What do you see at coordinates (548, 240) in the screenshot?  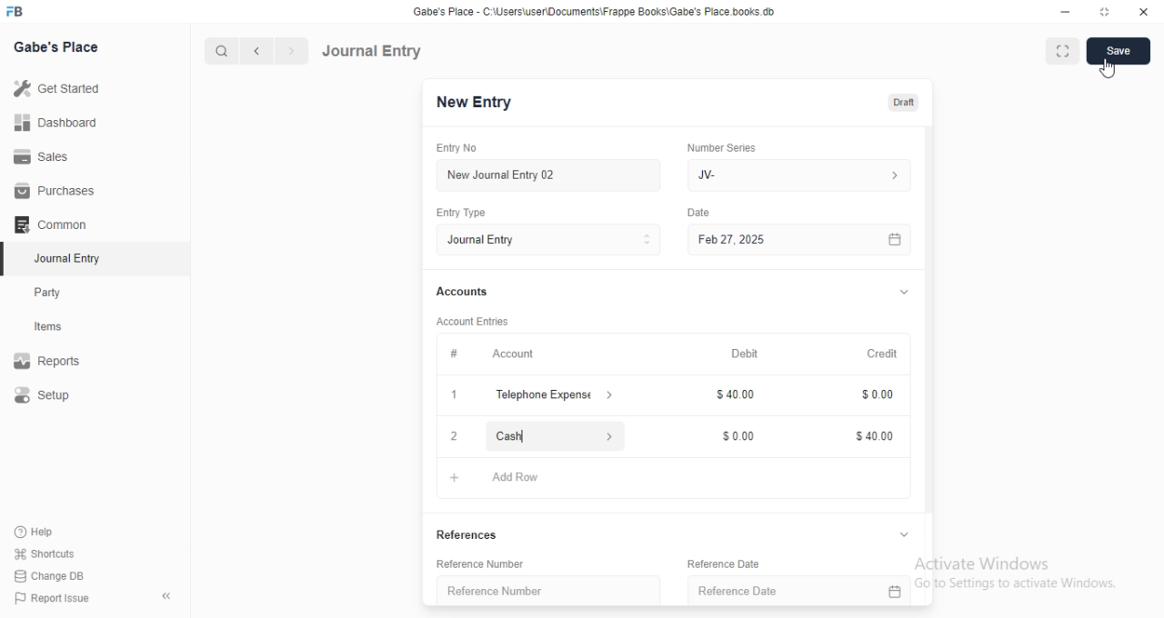 I see `Journal Entry` at bounding box center [548, 240].